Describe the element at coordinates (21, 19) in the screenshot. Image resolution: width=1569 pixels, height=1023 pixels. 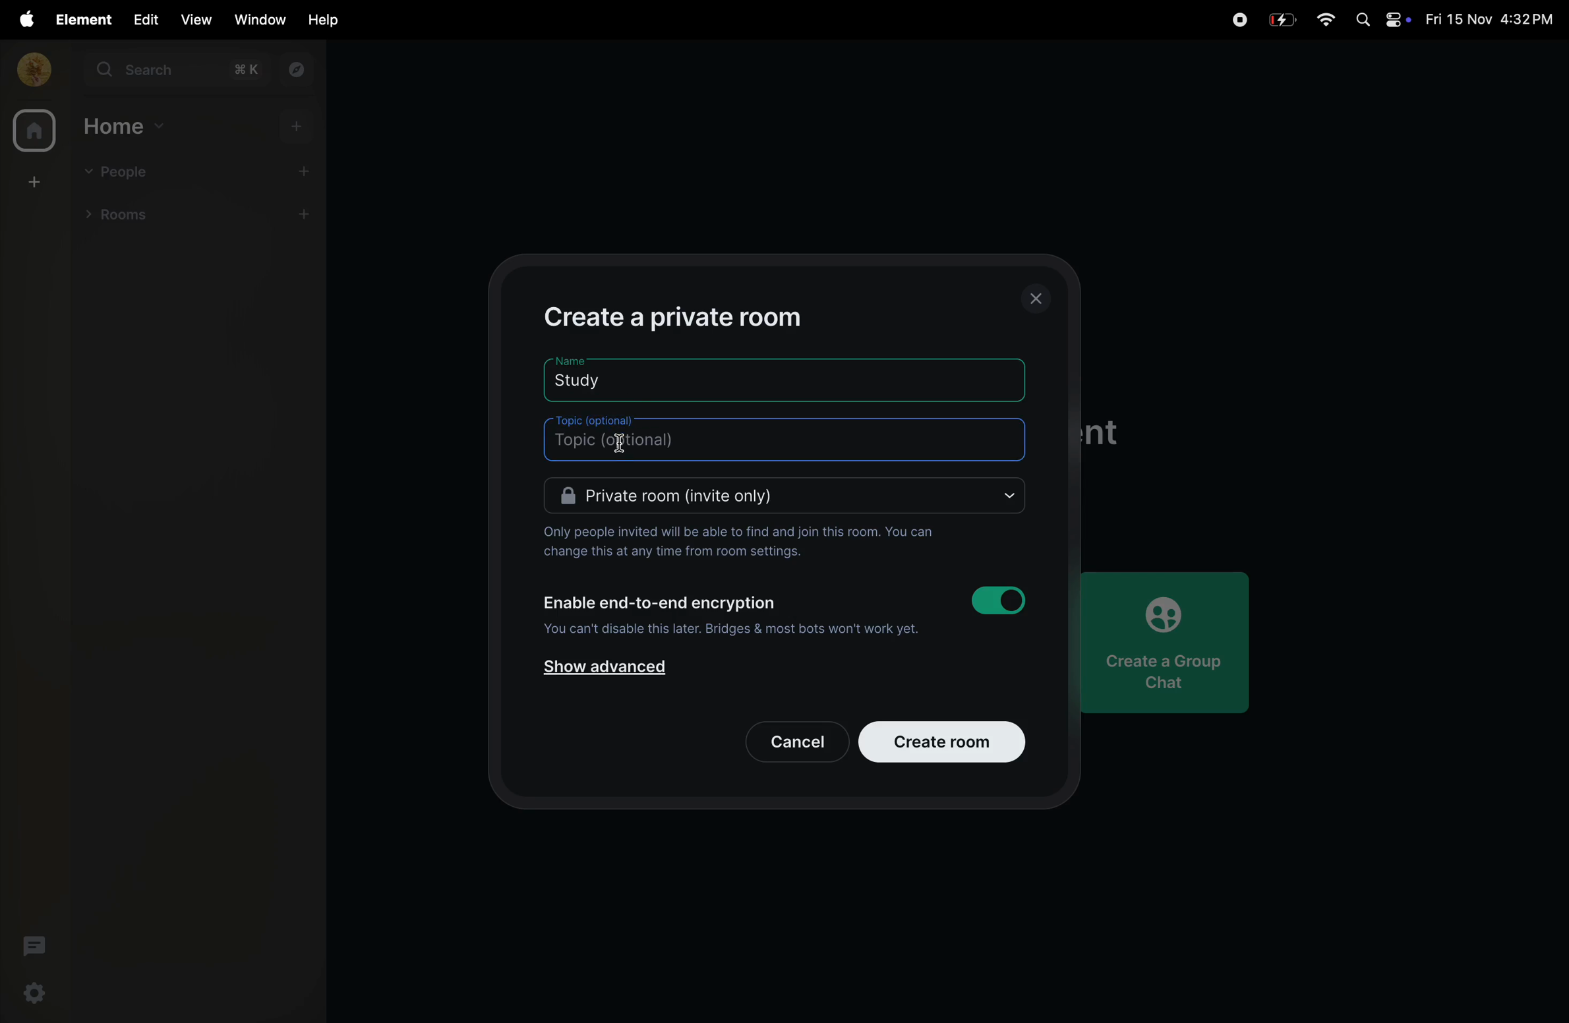
I see `apple menu` at that location.